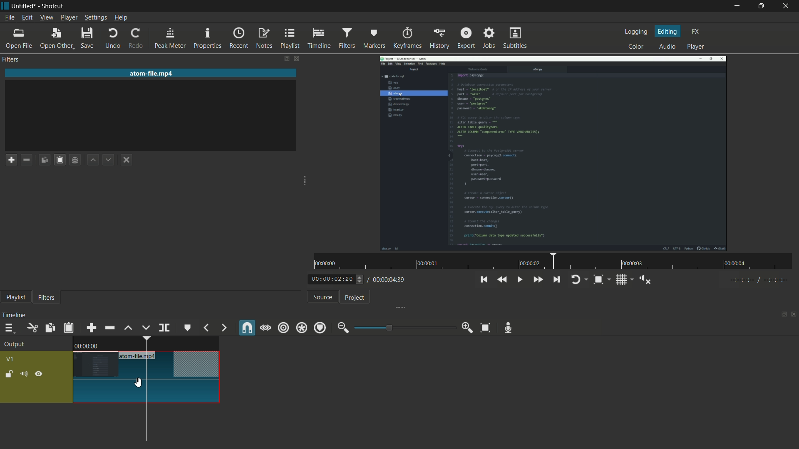 Image resolution: width=799 pixels, height=449 pixels. I want to click on copy, so click(49, 328).